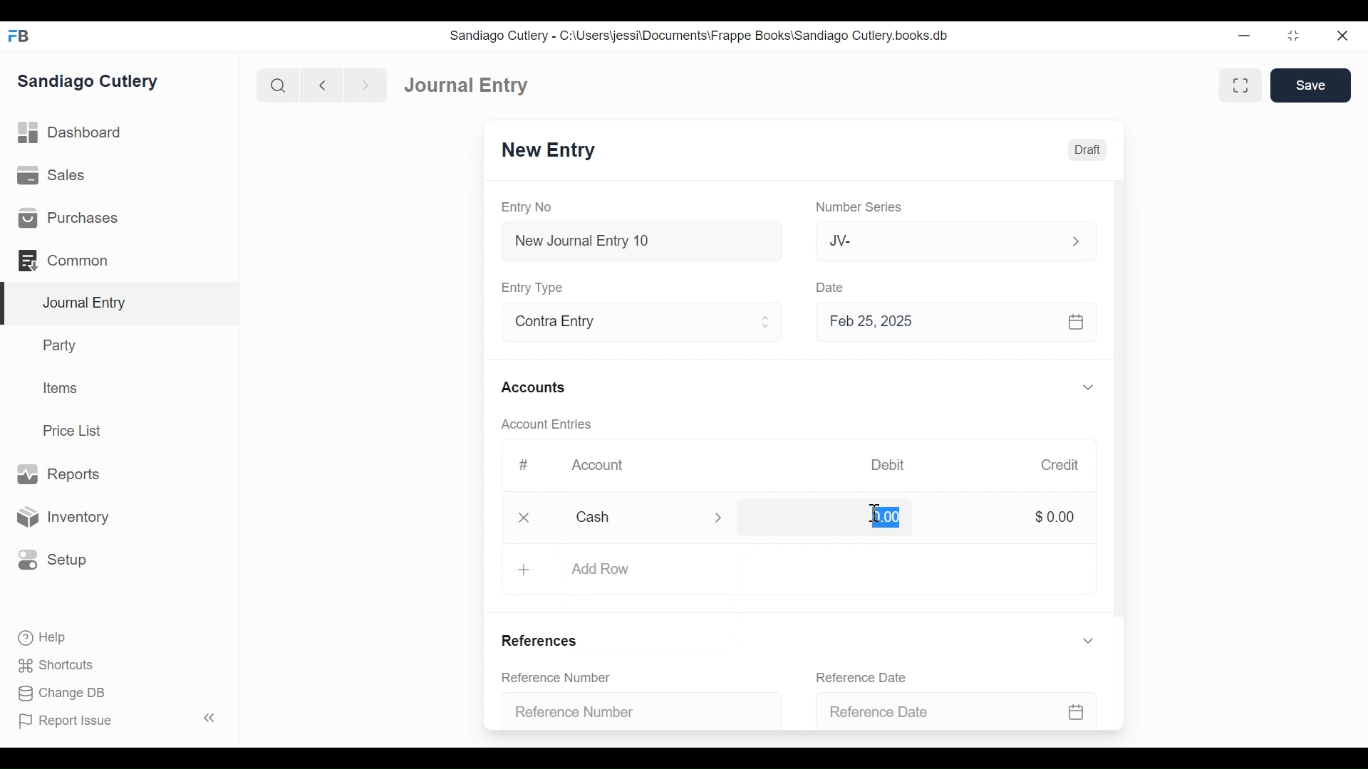 This screenshot has width=1368, height=769. I want to click on Date, so click(832, 287).